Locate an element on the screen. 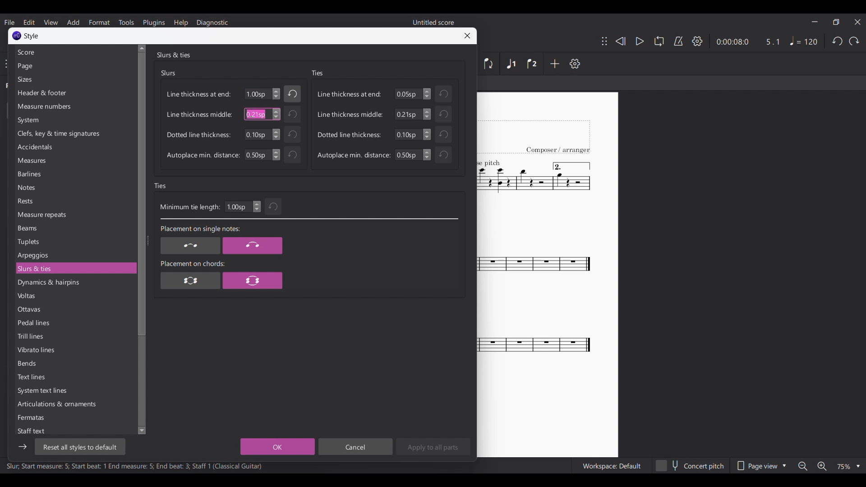  Rewind is located at coordinates (620, 41).